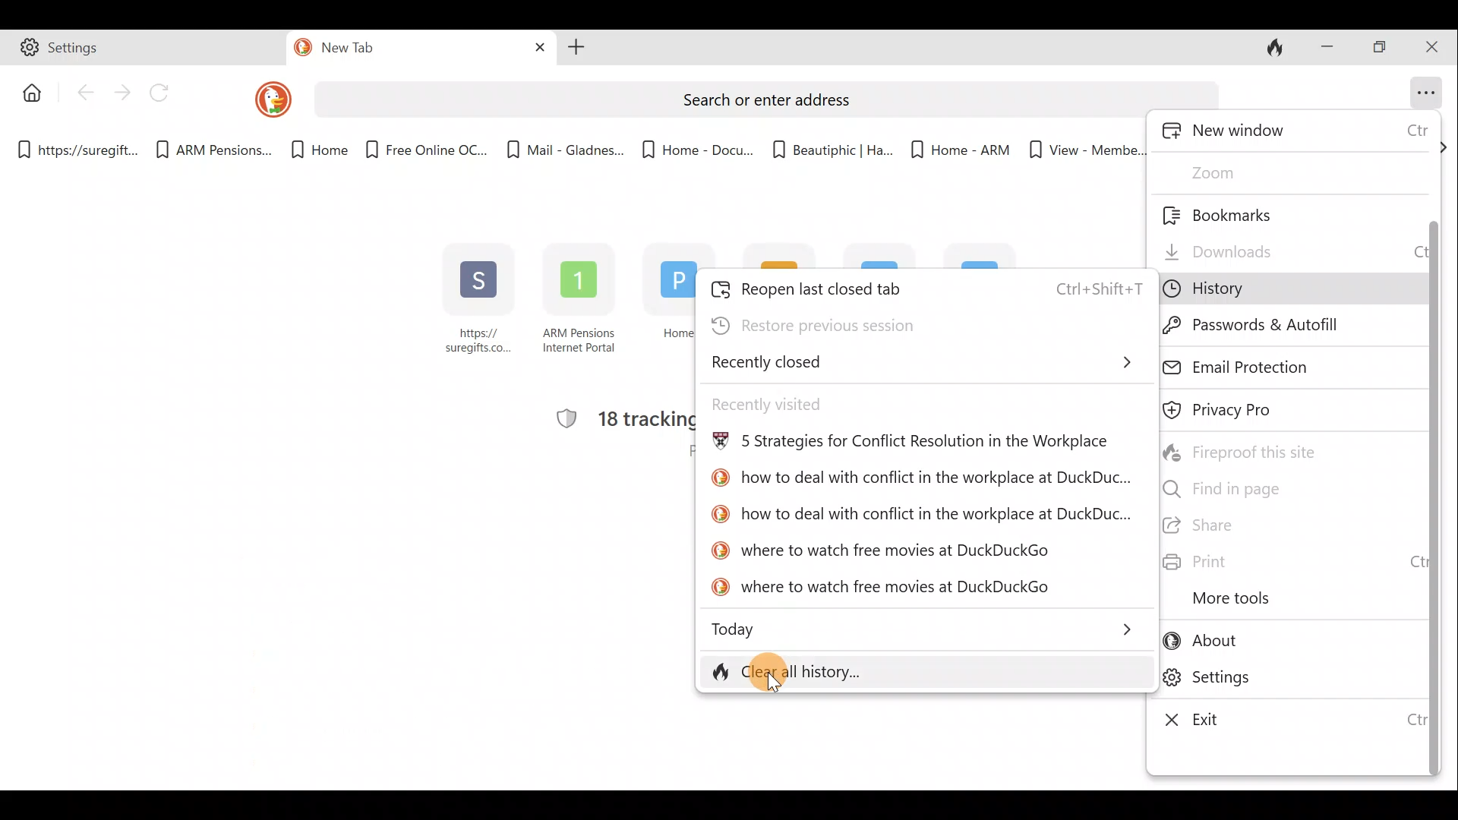 The height and width of the screenshot is (820, 1458). Describe the element at coordinates (646, 418) in the screenshot. I see `18 tracking` at that location.